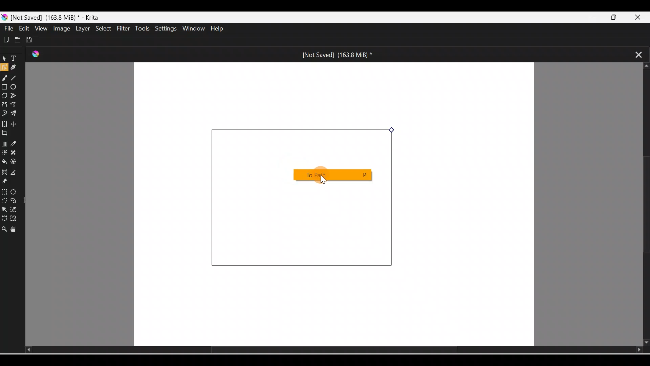 The width and height of the screenshot is (650, 366). Describe the element at coordinates (195, 29) in the screenshot. I see `Window` at that location.